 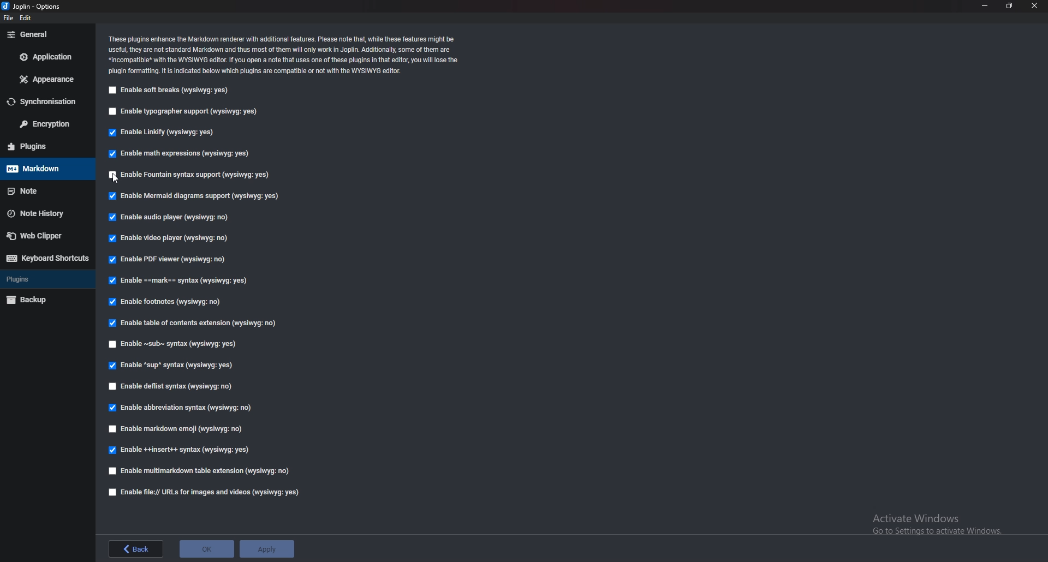 What do you see at coordinates (198, 196) in the screenshot?
I see `Enable mermaid diagrams` at bounding box center [198, 196].